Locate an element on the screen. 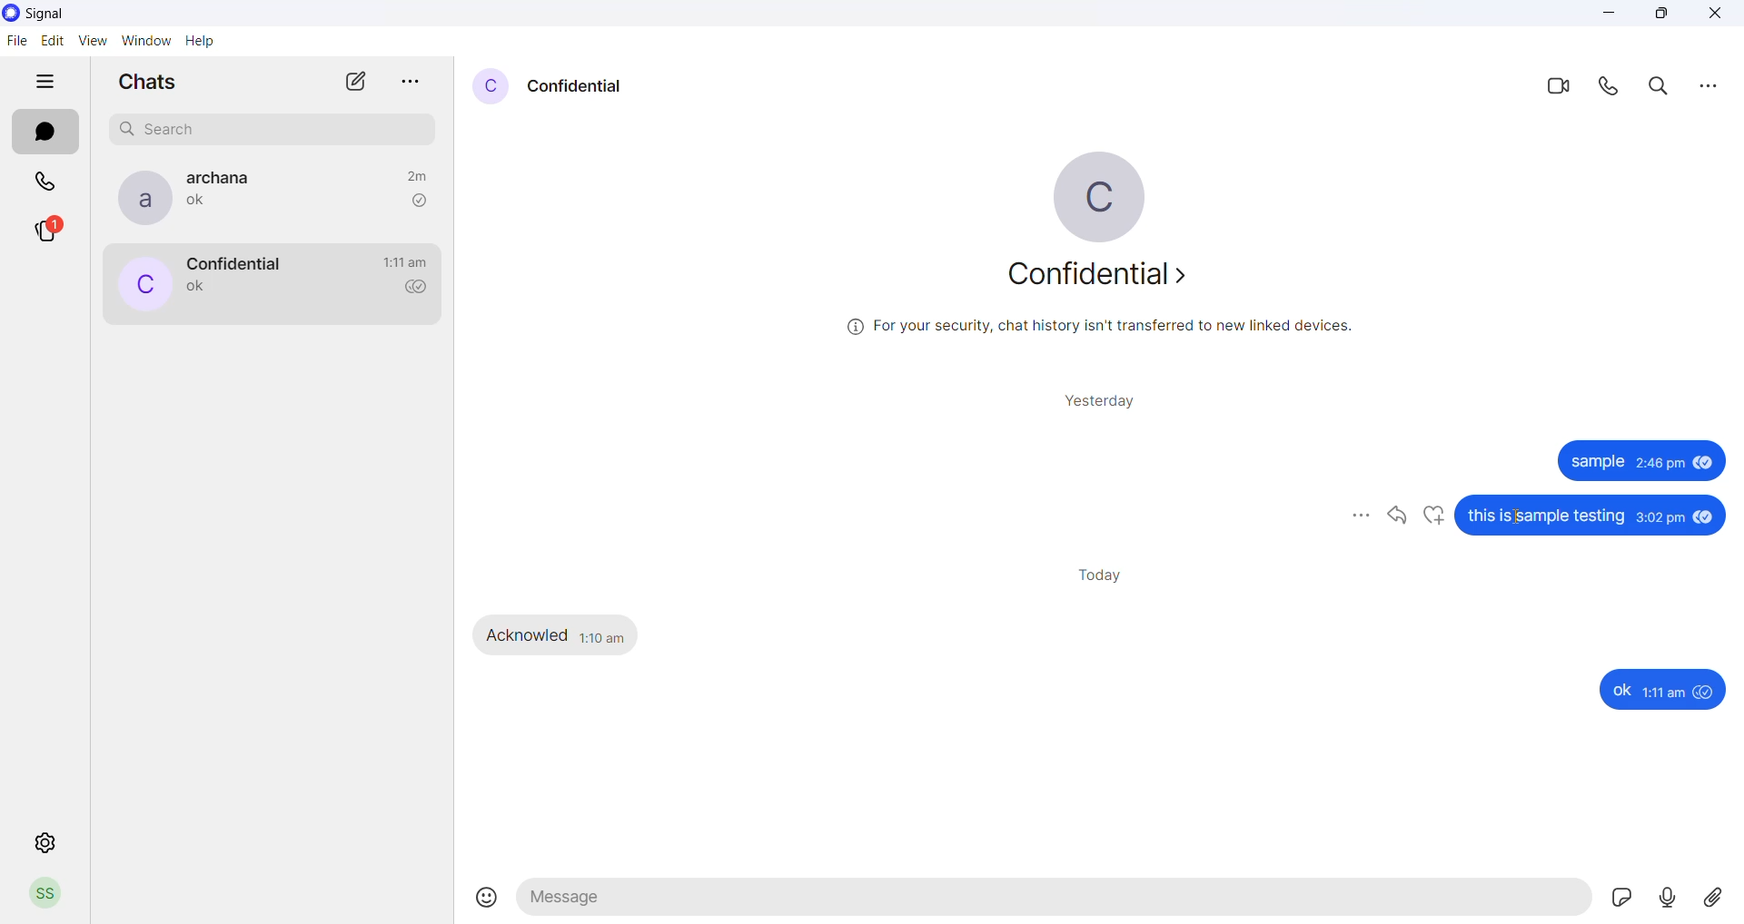 The image size is (1744, 924). seen is located at coordinates (1706, 517).